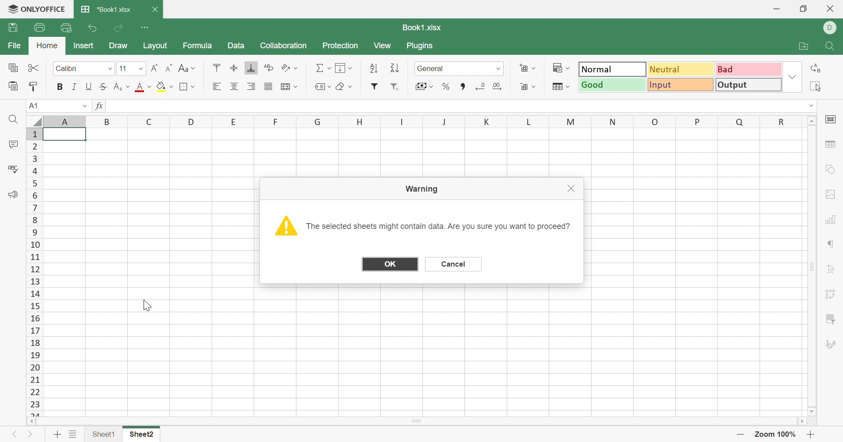  What do you see at coordinates (830, 118) in the screenshot?
I see `Slide settings` at bounding box center [830, 118].